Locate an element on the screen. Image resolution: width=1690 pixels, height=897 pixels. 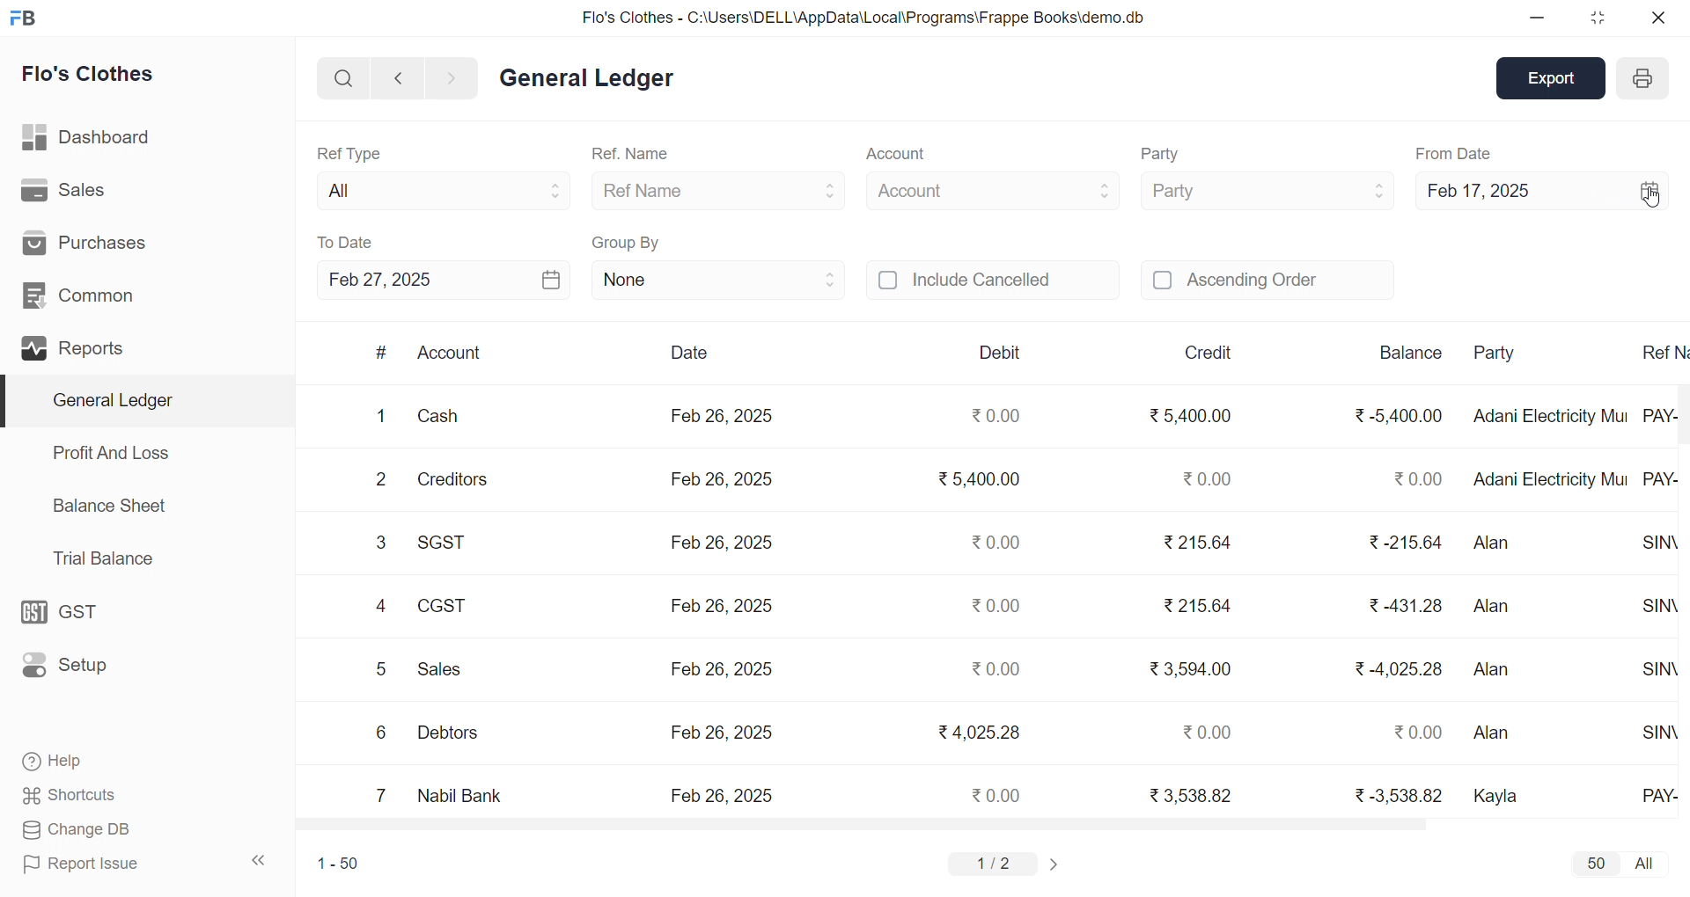
Include Cancelled is located at coordinates (993, 281).